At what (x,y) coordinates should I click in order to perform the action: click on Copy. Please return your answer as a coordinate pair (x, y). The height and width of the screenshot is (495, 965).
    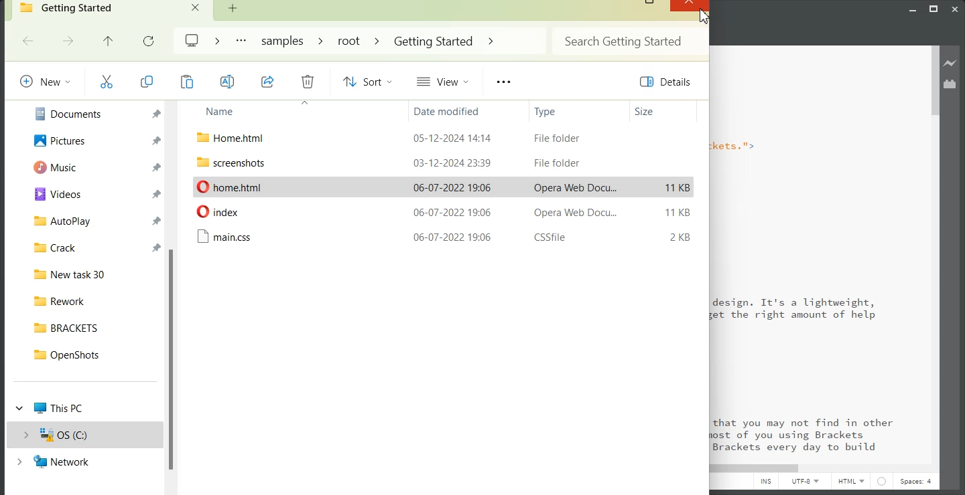
    Looking at the image, I should click on (146, 82).